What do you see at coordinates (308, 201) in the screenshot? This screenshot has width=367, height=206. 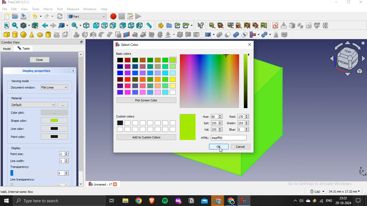 I see `onedrive` at bounding box center [308, 201].